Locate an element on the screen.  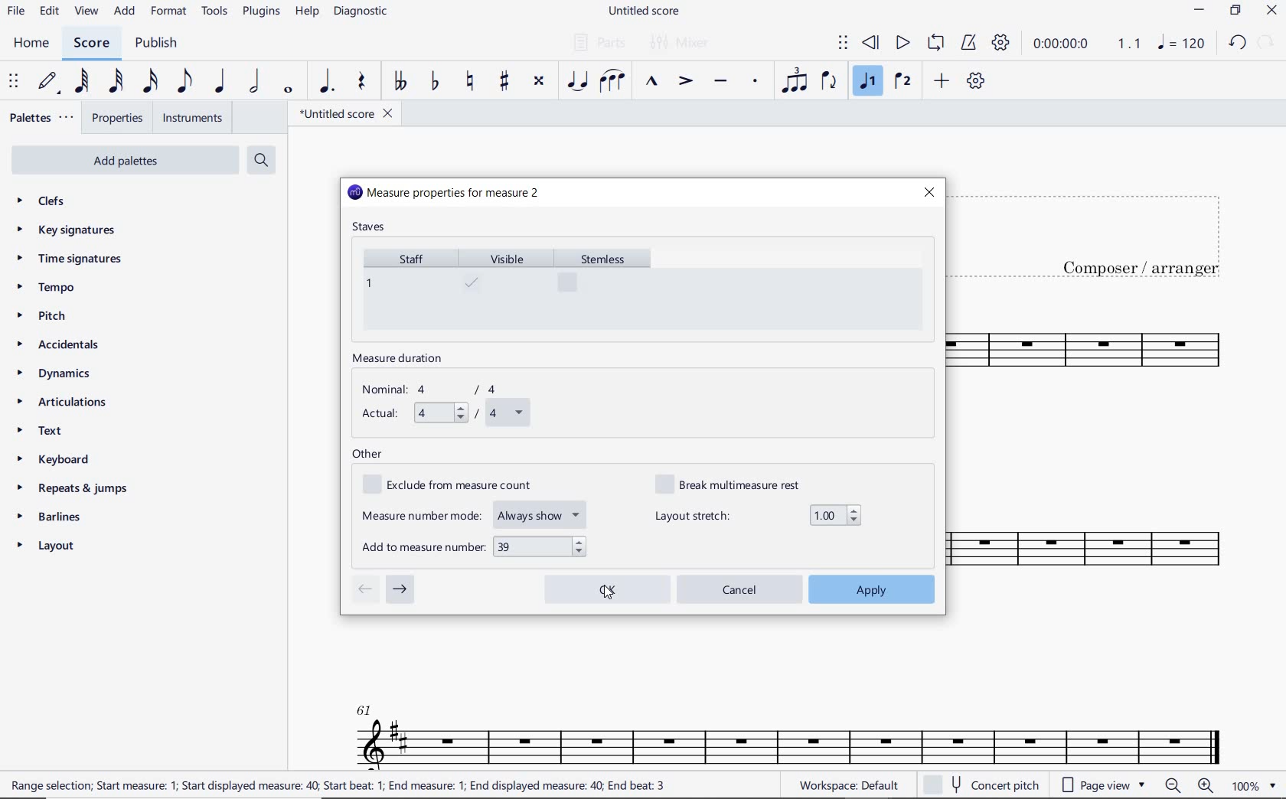
TEXT is located at coordinates (44, 432).